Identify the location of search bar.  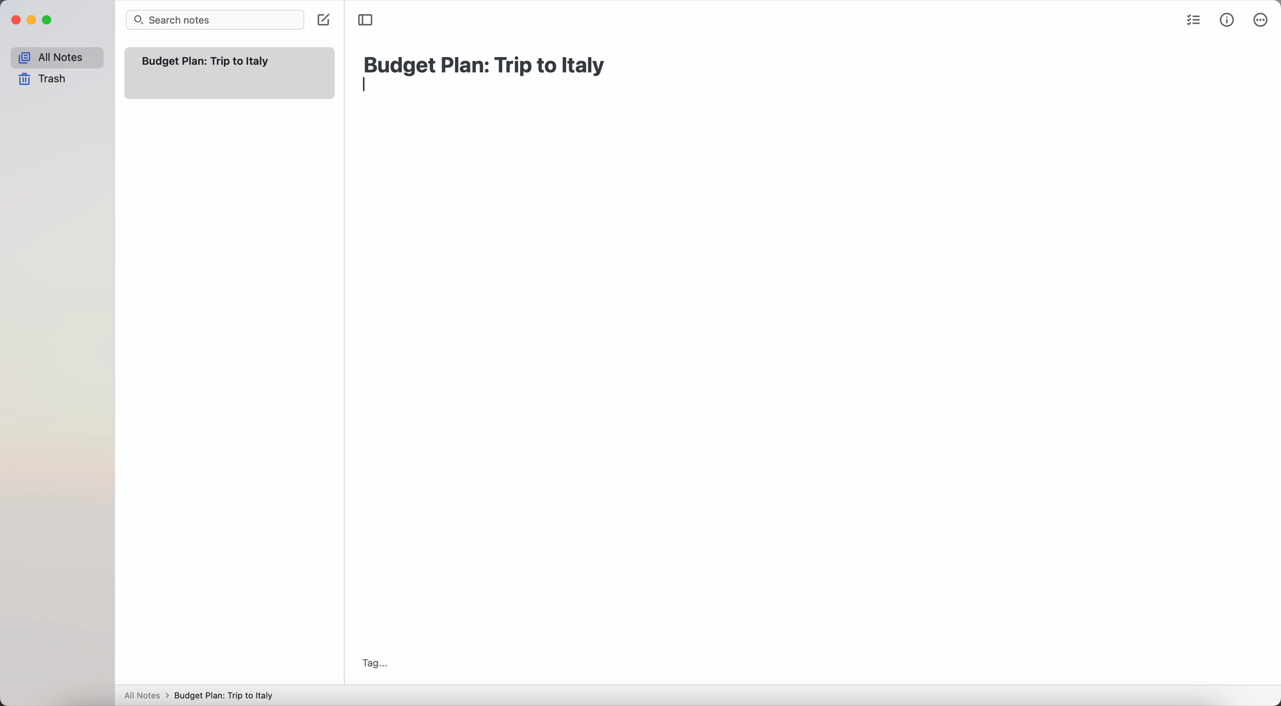
(215, 20).